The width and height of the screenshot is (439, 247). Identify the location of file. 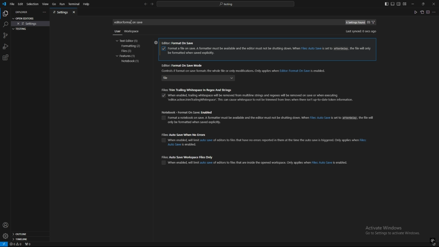
(12, 4).